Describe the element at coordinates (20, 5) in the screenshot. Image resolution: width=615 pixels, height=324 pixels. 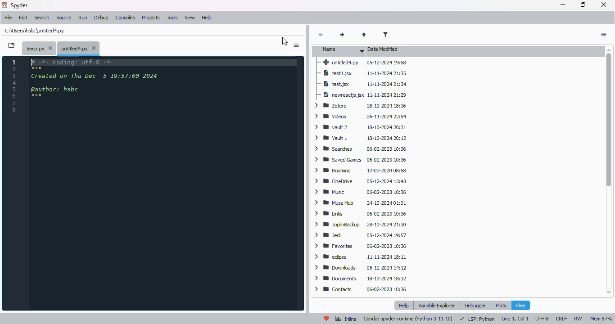
I see `spyder` at that location.